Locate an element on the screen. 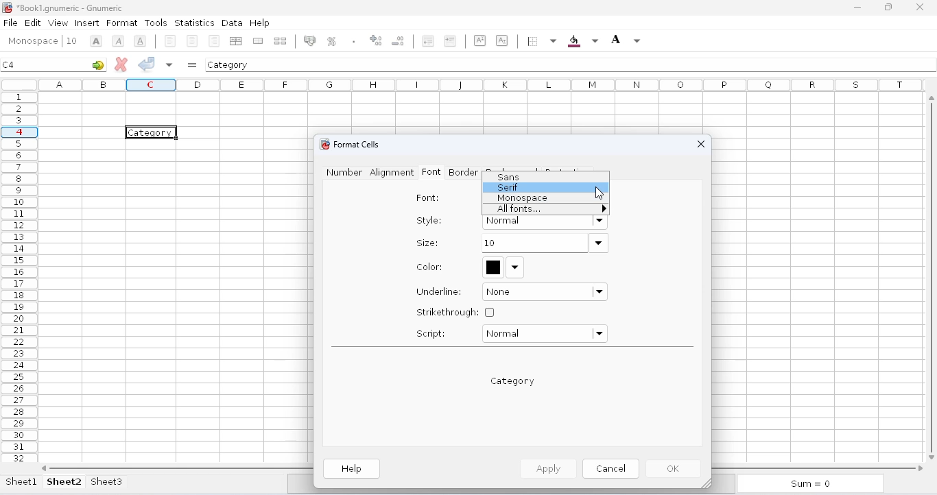 Image resolution: width=937 pixels, height=495 pixels. edit is located at coordinates (33, 22).